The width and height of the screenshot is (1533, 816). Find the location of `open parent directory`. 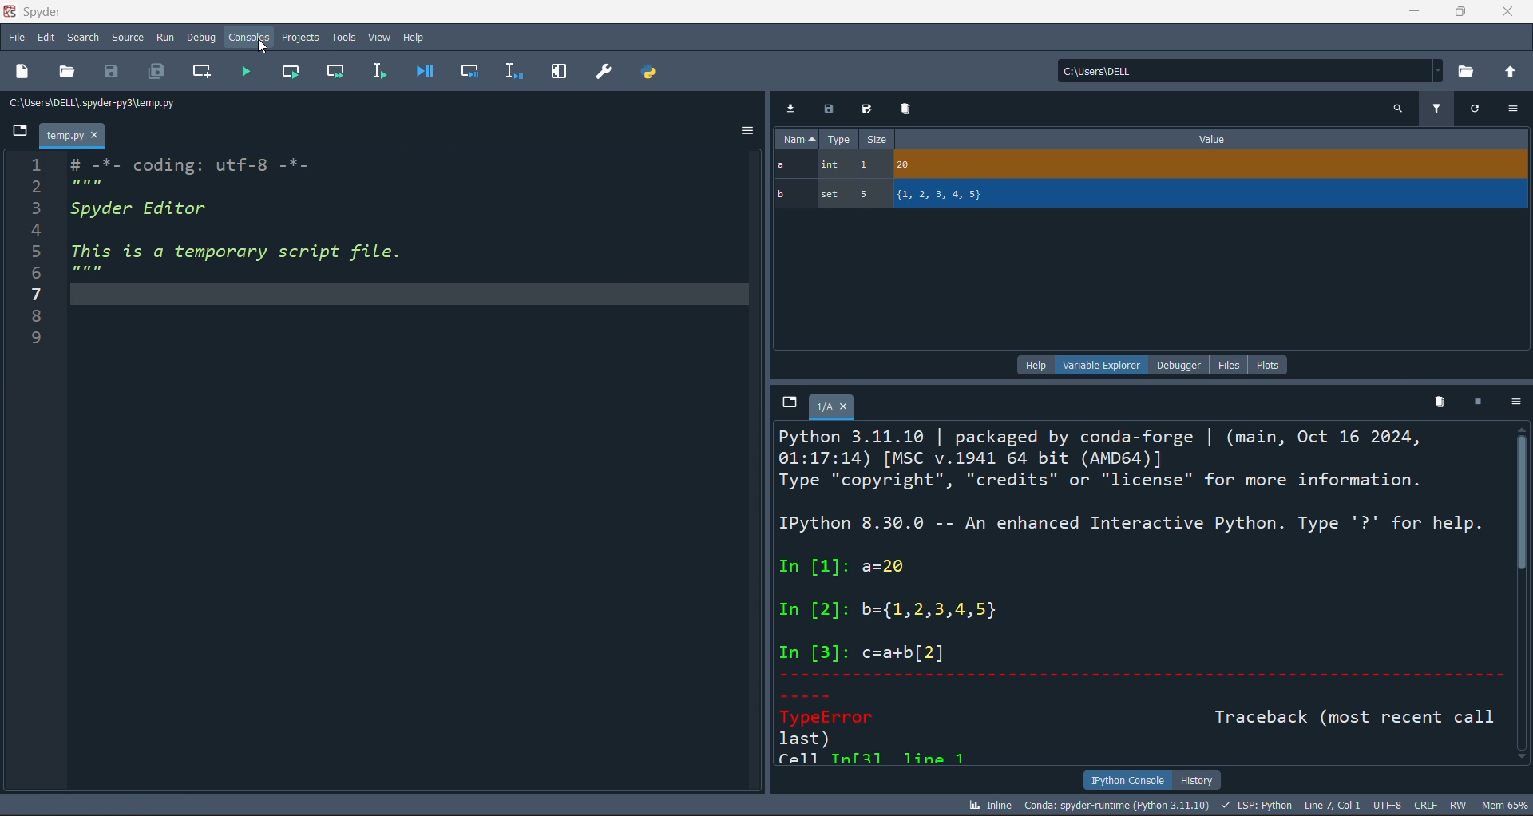

open parent directory is located at coordinates (1513, 73).